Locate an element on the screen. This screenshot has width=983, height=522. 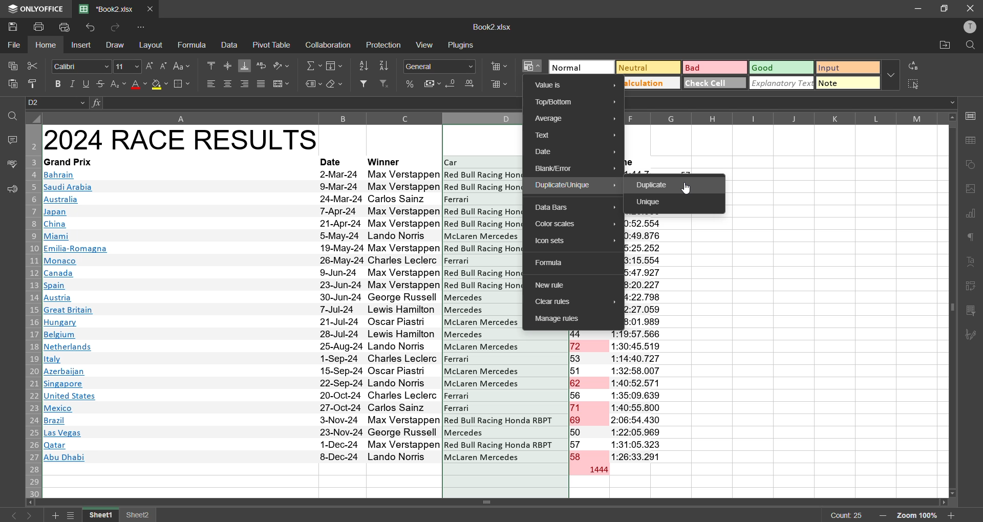
icon sets is located at coordinates (577, 242).